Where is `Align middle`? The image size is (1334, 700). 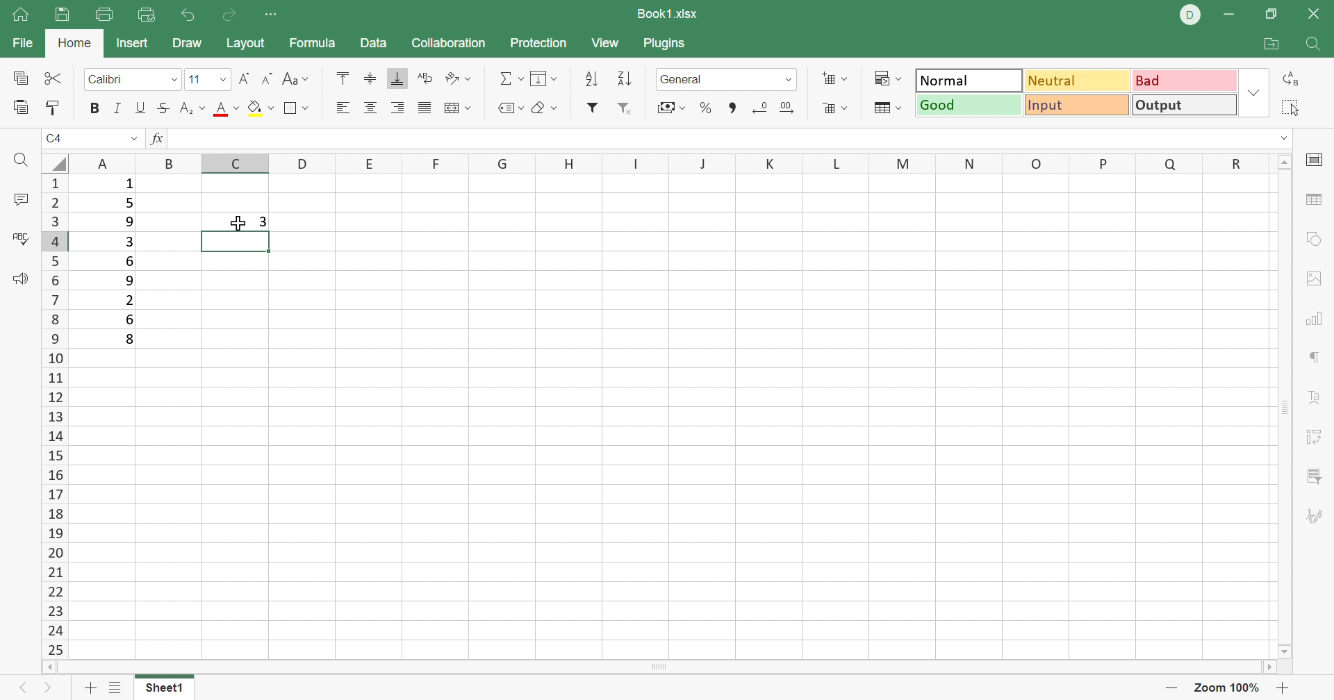
Align middle is located at coordinates (370, 77).